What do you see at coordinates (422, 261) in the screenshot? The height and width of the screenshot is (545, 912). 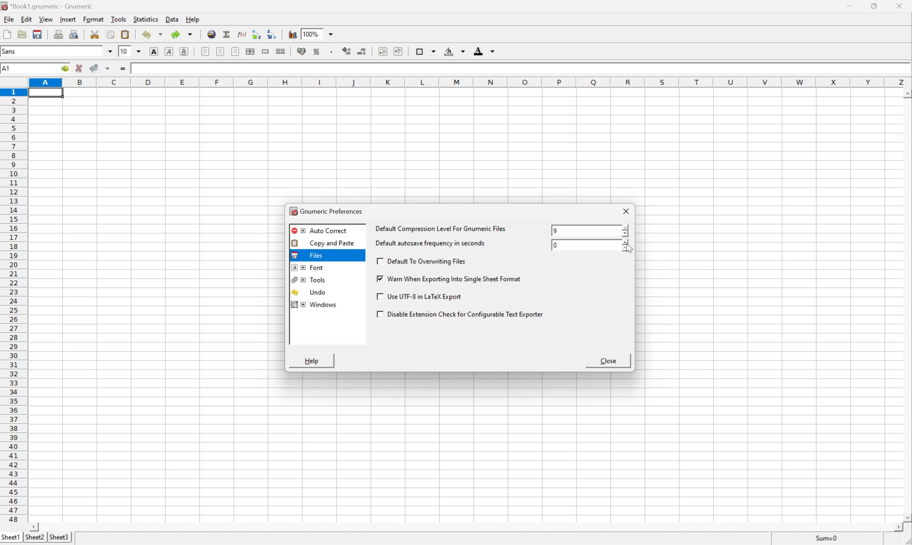 I see `default to overwriting files` at bounding box center [422, 261].